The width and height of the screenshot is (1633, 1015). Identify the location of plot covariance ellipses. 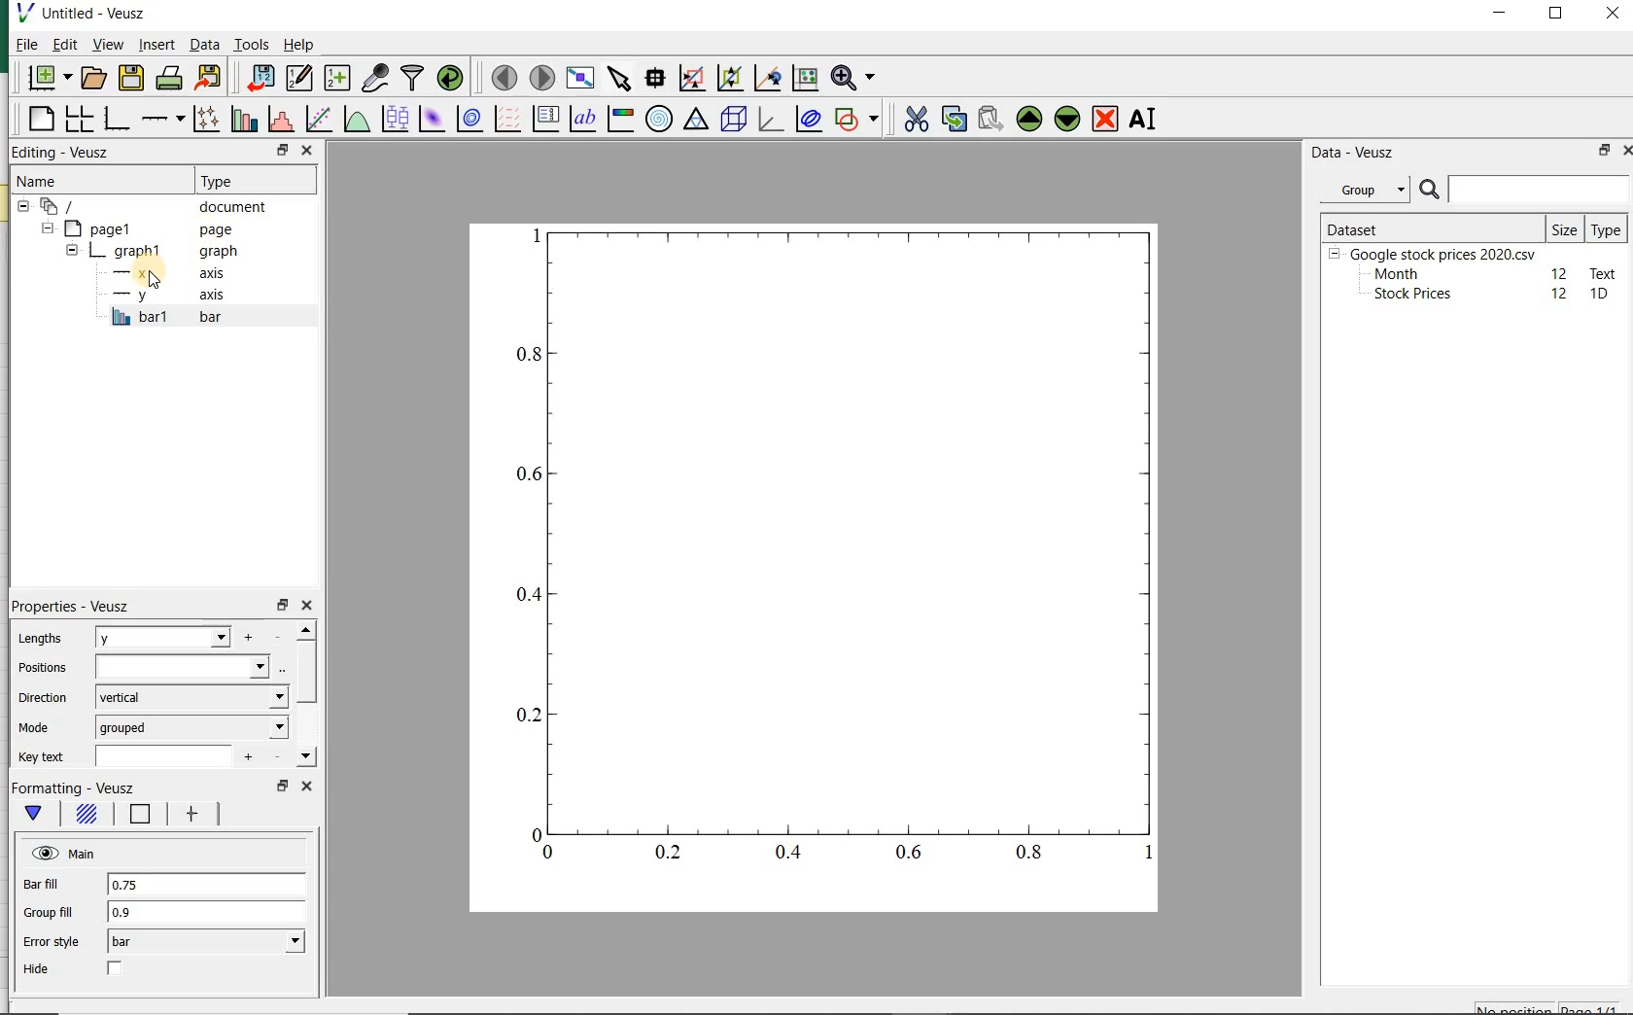
(809, 120).